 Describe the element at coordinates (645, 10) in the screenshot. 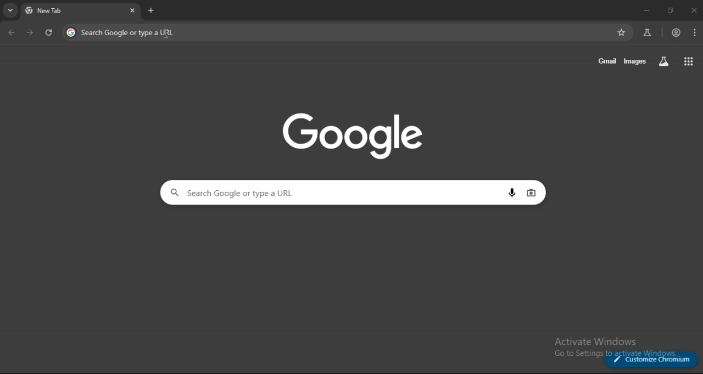

I see `minimize` at that location.